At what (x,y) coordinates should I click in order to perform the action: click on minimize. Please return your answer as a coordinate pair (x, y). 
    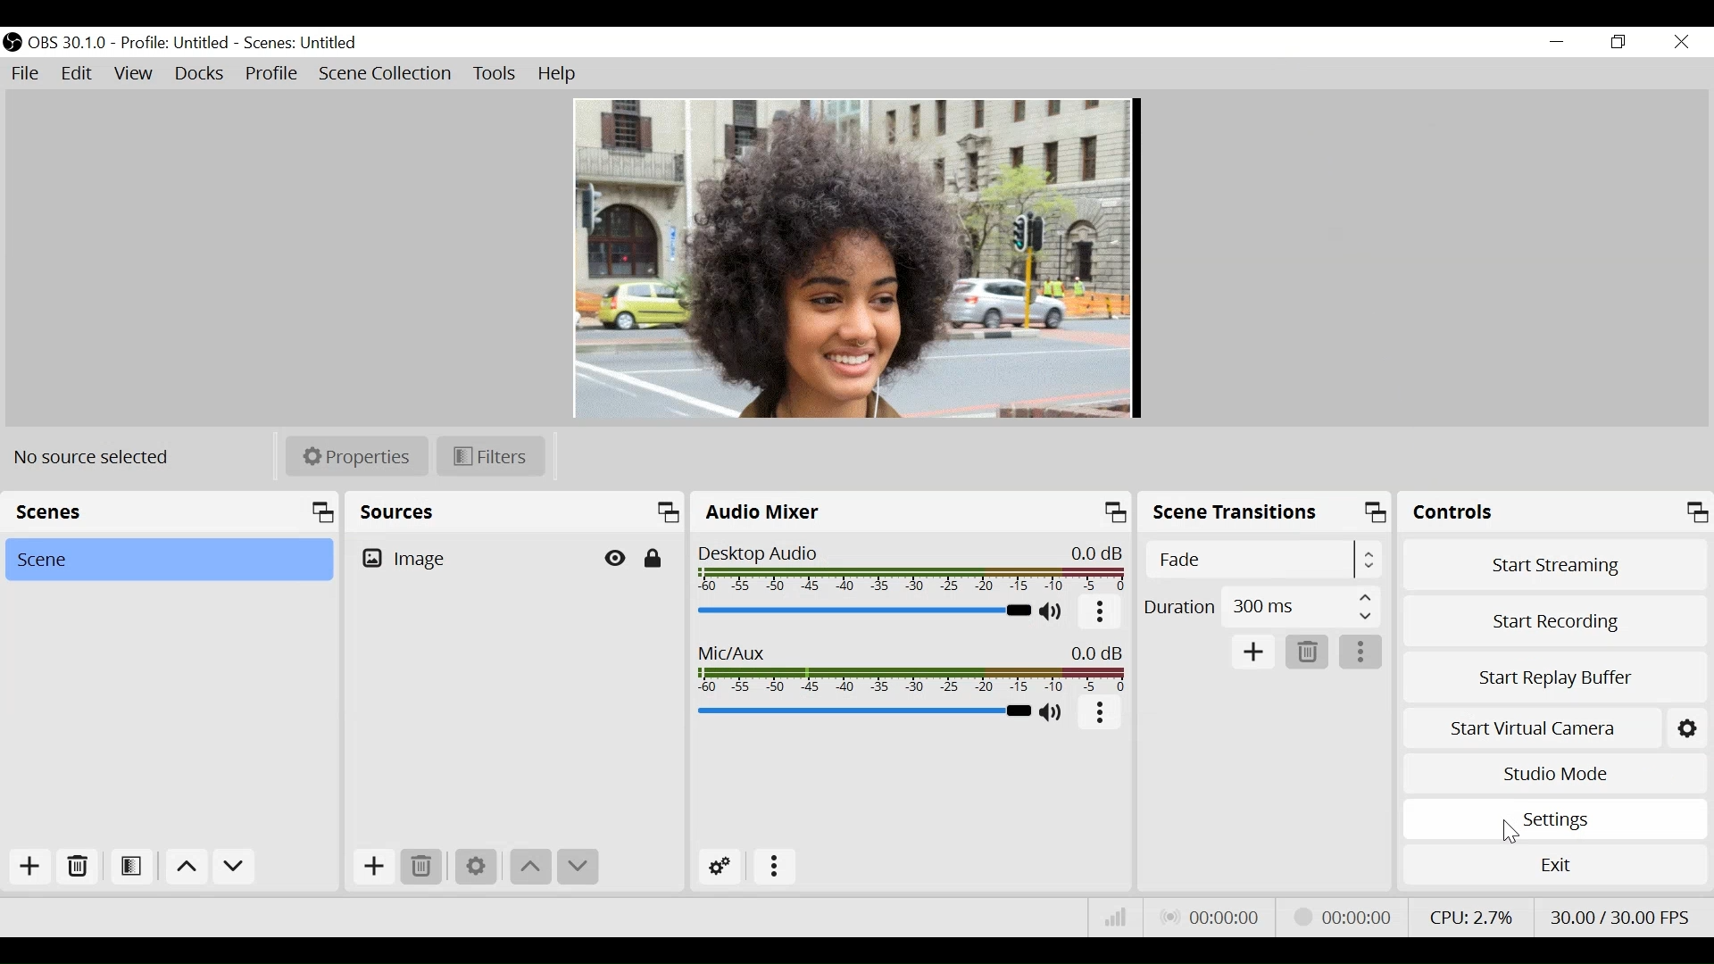
    Looking at the image, I should click on (1558, 42).